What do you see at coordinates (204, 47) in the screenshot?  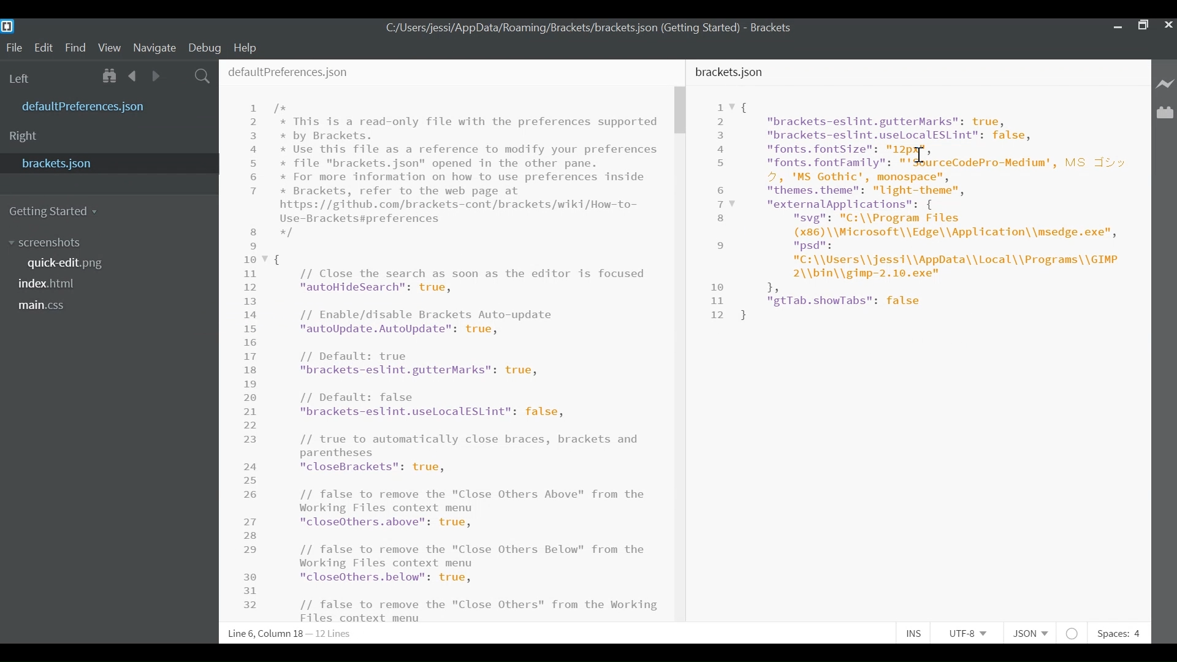 I see `Debug` at bounding box center [204, 47].